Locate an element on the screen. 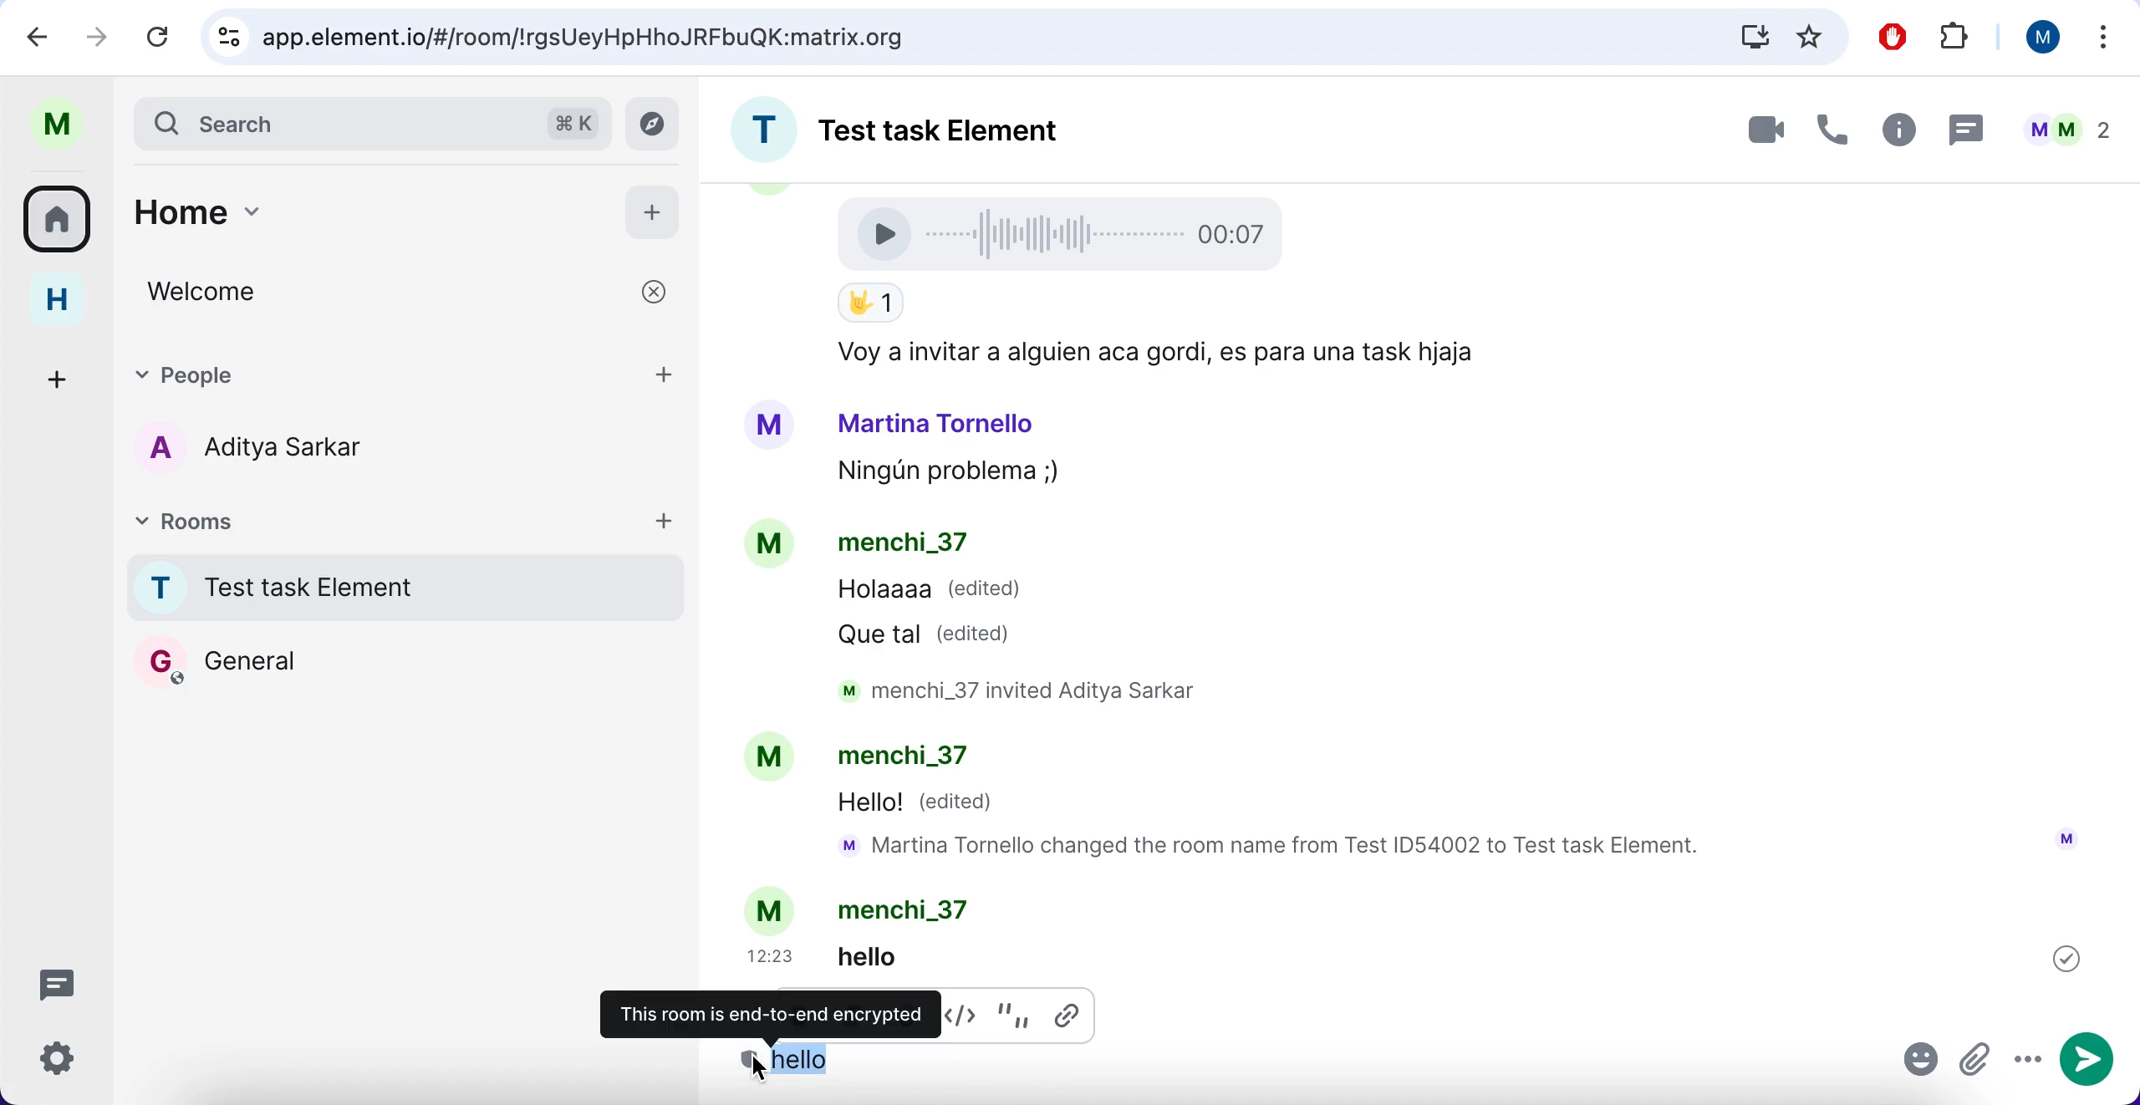 The image size is (2140, 1105). Avatar is located at coordinates (772, 909).